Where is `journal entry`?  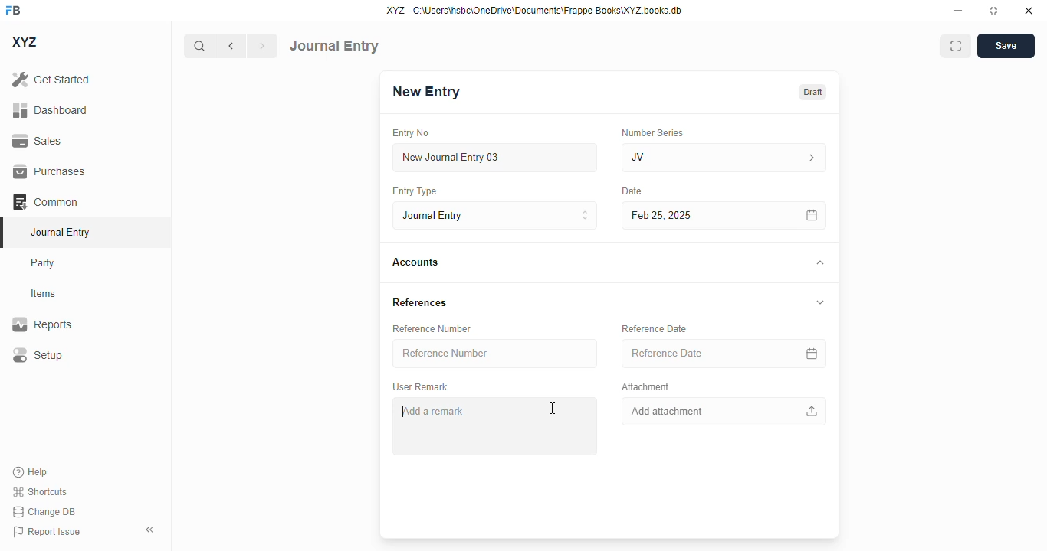 journal entry is located at coordinates (59, 232).